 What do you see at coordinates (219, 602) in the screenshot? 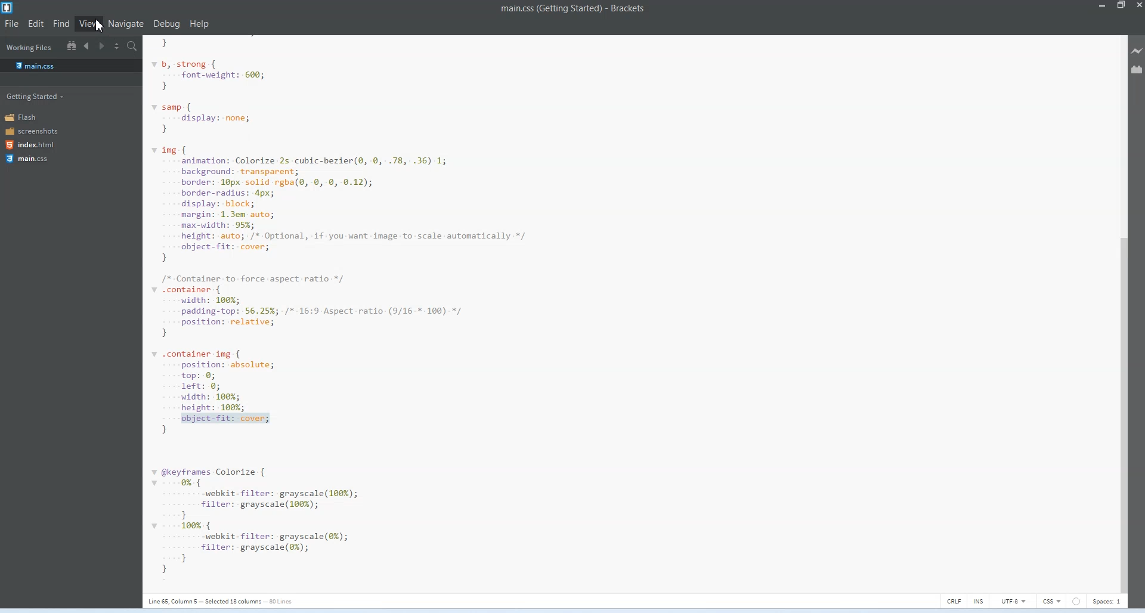
I see `| Line 65, Column 5 — Selected 12 columas — 50 Lines.` at bounding box center [219, 602].